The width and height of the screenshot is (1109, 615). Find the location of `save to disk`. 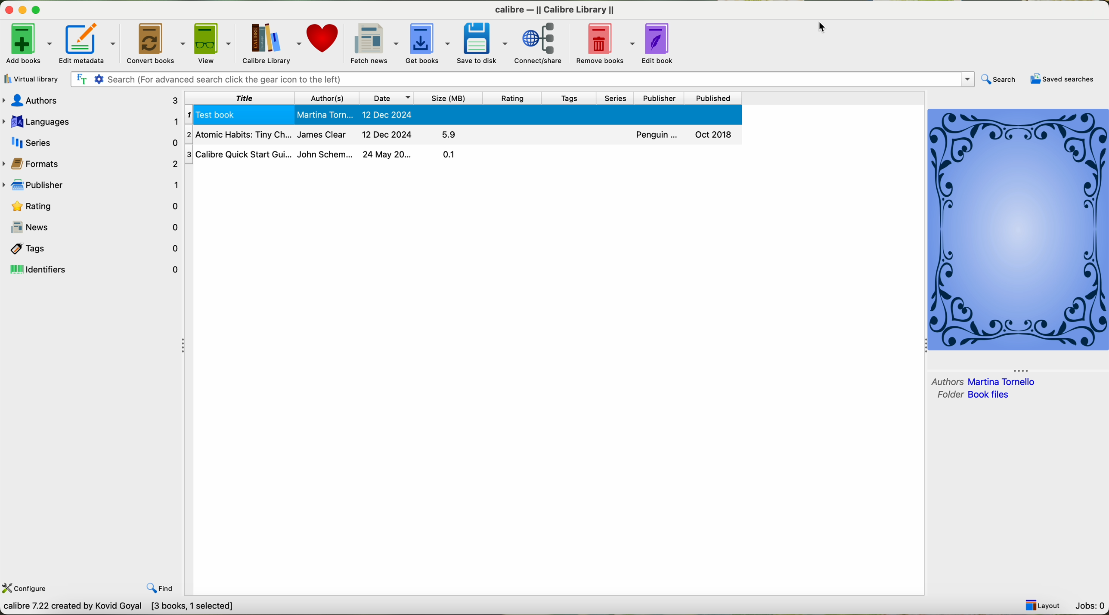

save to disk is located at coordinates (482, 43).